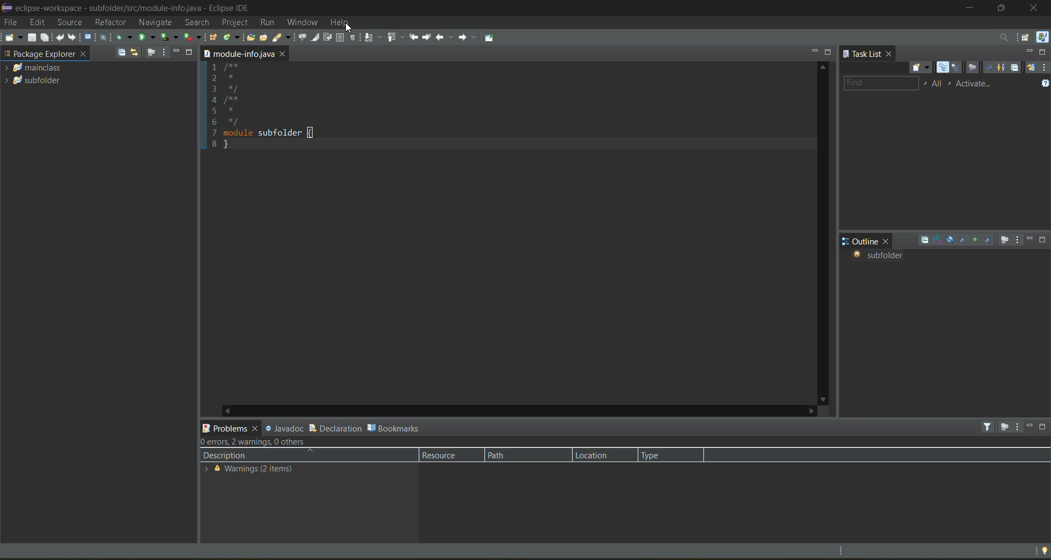 The height and width of the screenshot is (560, 1051). What do you see at coordinates (951, 83) in the screenshot?
I see `show active tasks` at bounding box center [951, 83].